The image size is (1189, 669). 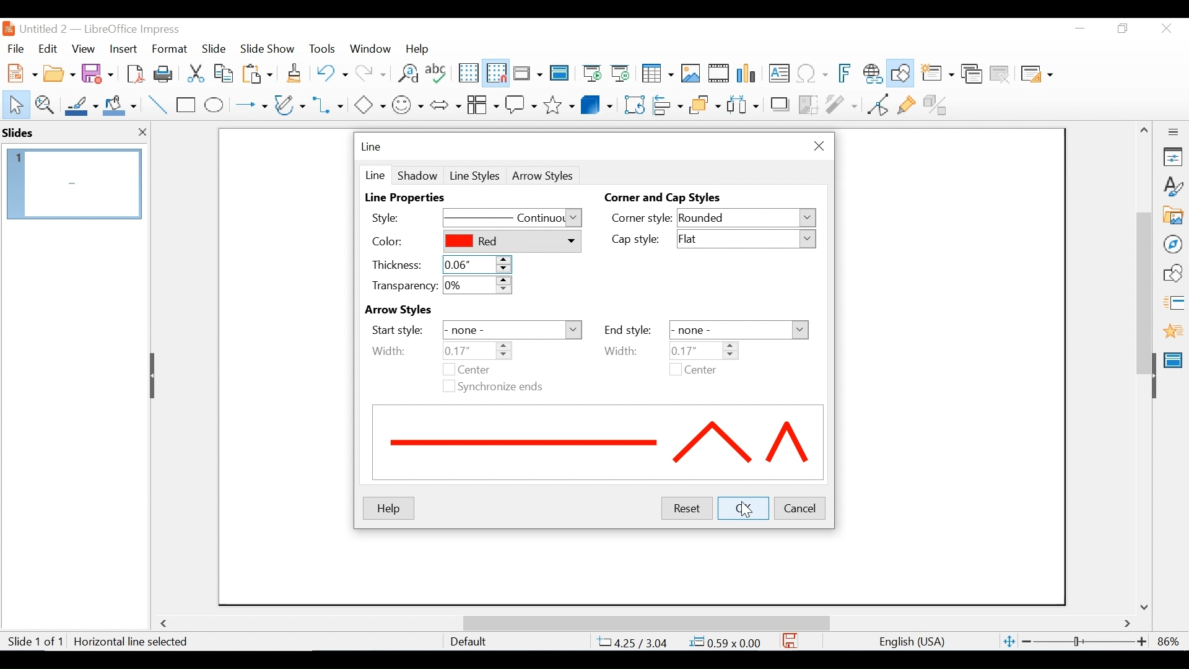 I want to click on Synchronize, so click(x=502, y=387).